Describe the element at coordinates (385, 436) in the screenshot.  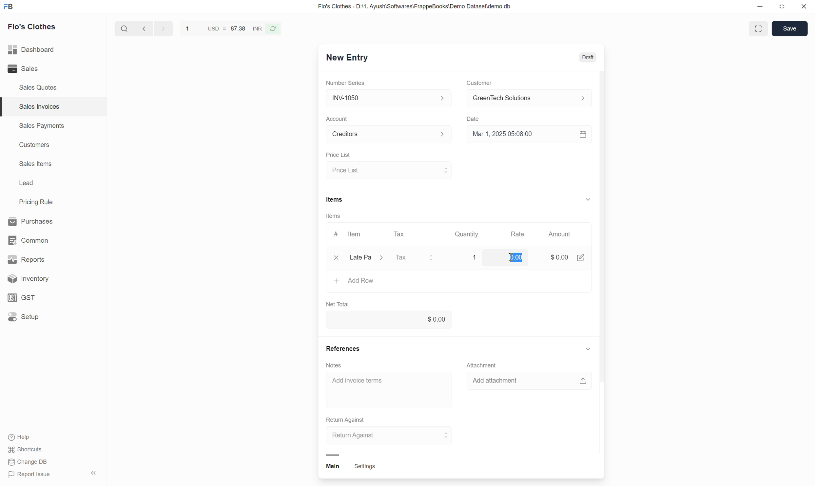
I see `select return against ` at that location.